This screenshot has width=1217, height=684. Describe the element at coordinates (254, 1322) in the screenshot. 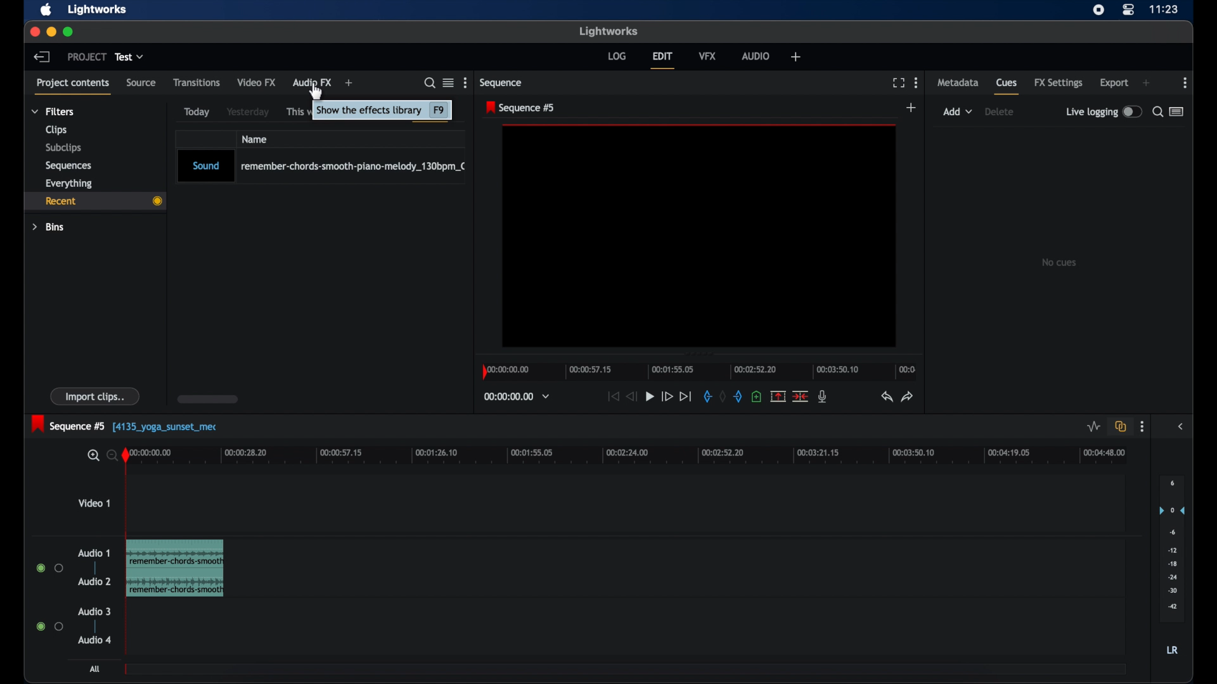

I see `zoom` at that location.